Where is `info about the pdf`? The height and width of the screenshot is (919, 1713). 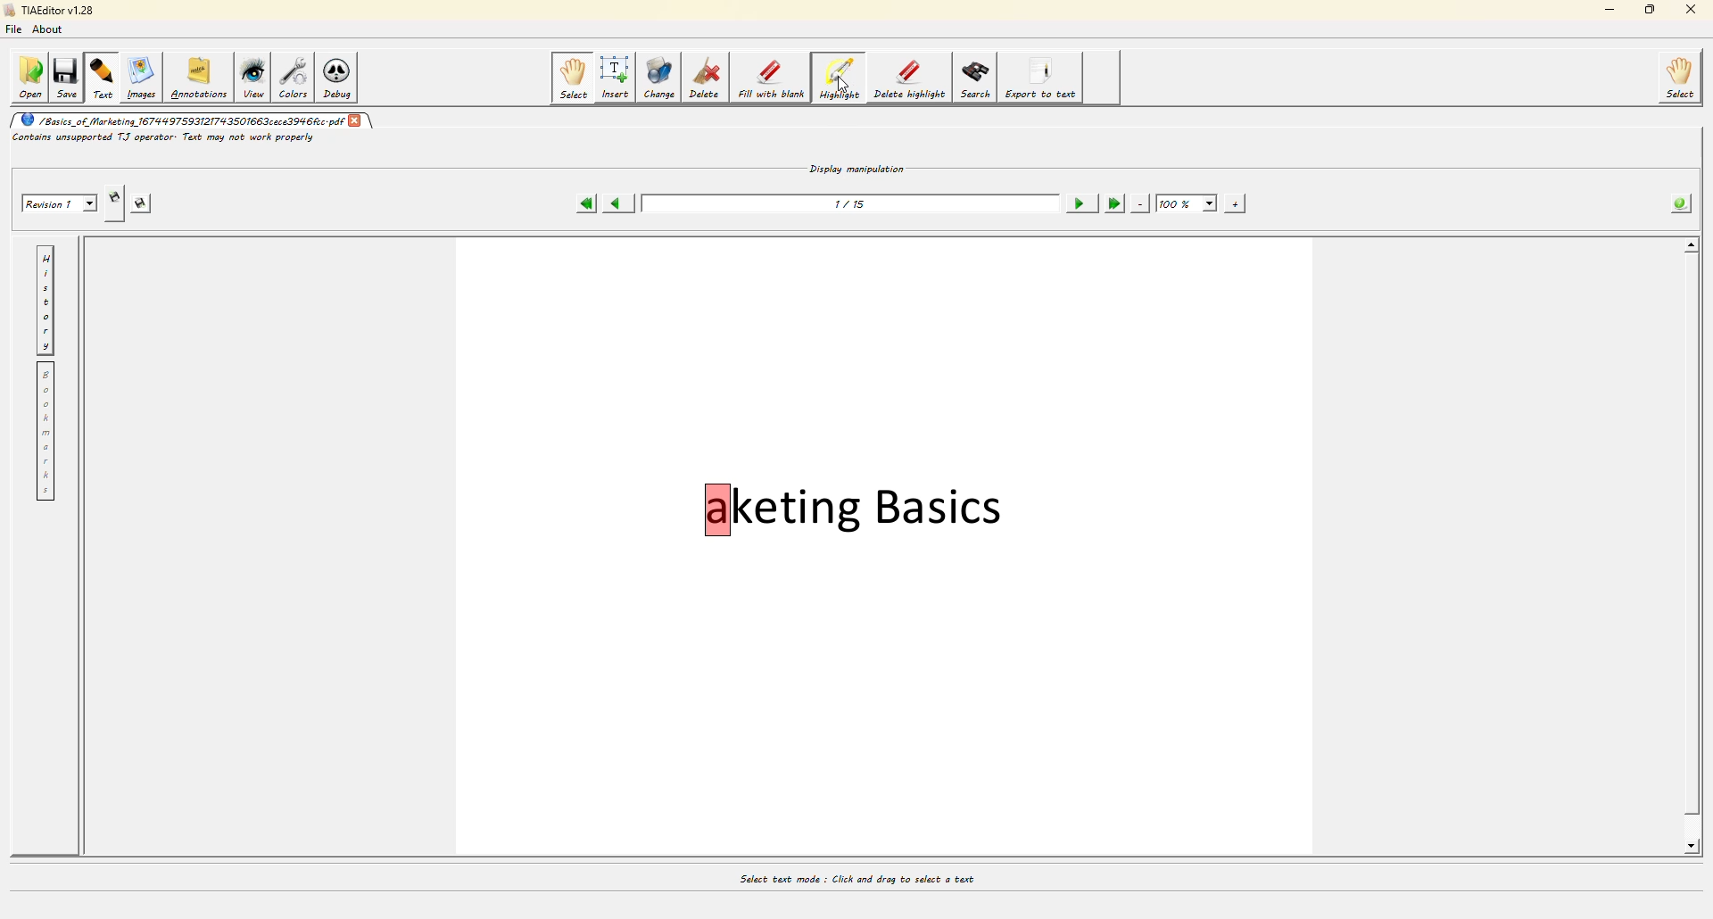 info about the pdf is located at coordinates (1677, 203).